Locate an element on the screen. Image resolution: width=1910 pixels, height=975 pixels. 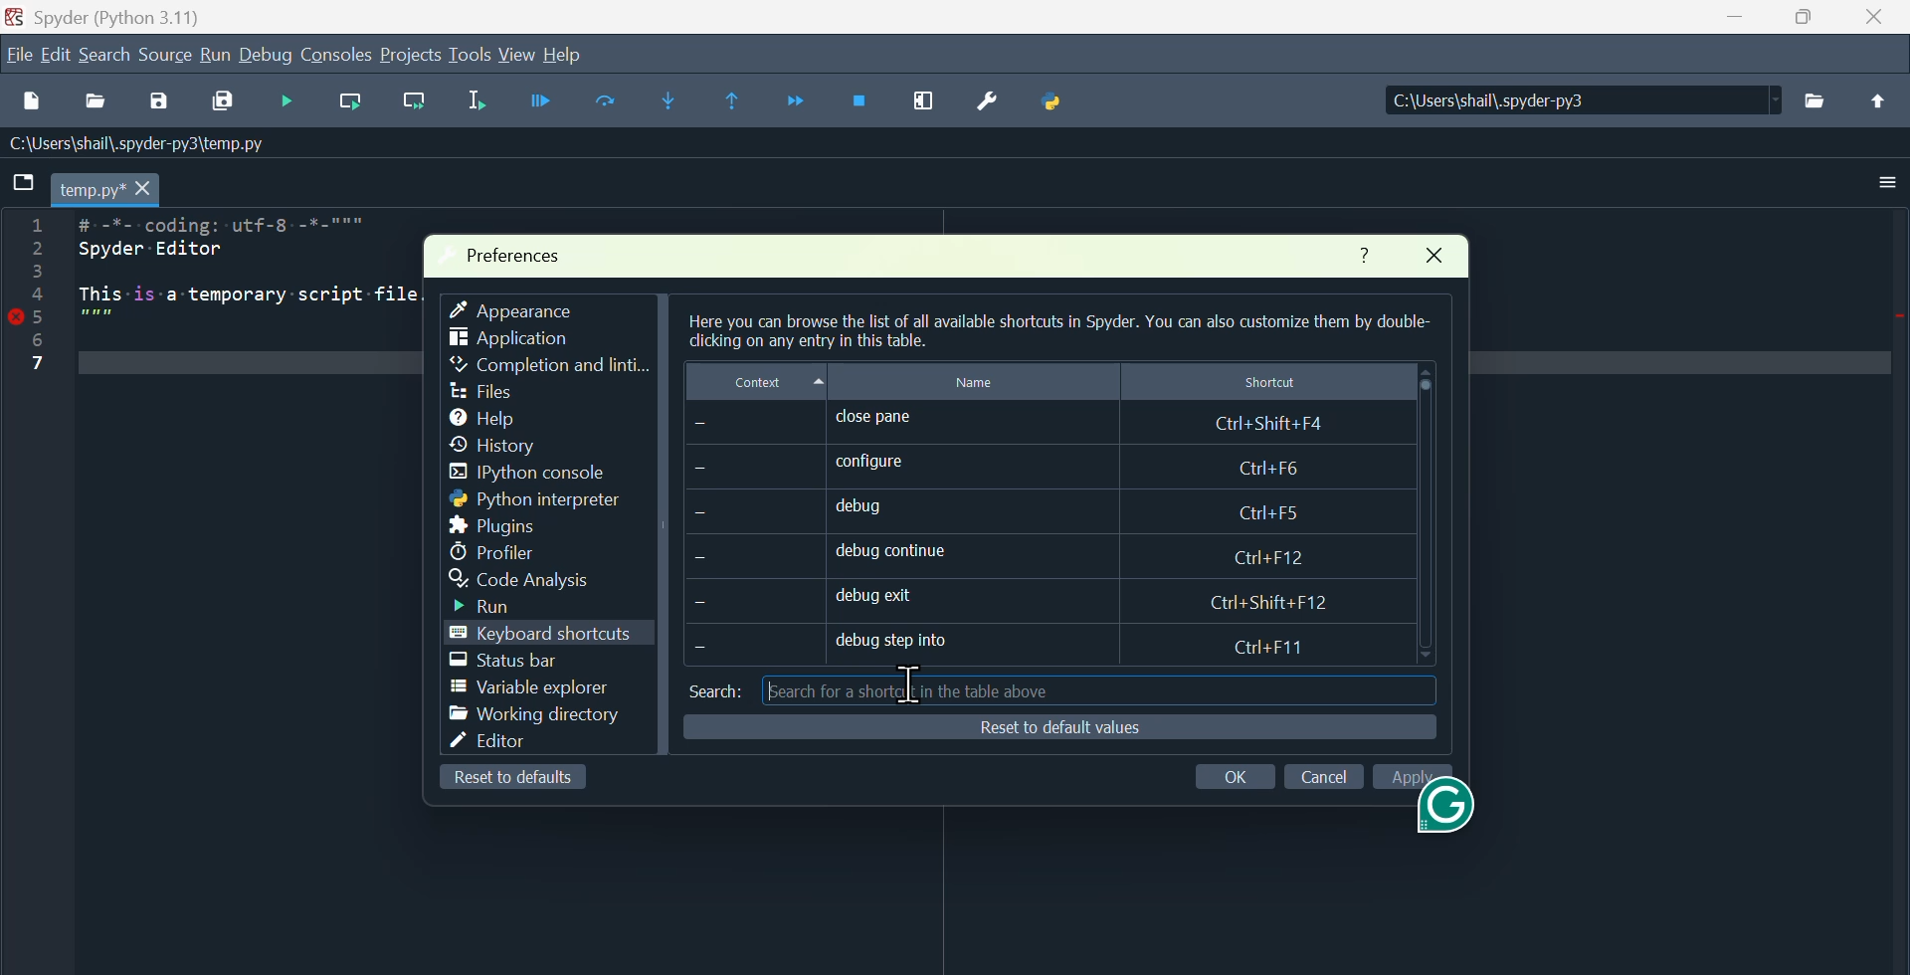
help is located at coordinates (483, 419).